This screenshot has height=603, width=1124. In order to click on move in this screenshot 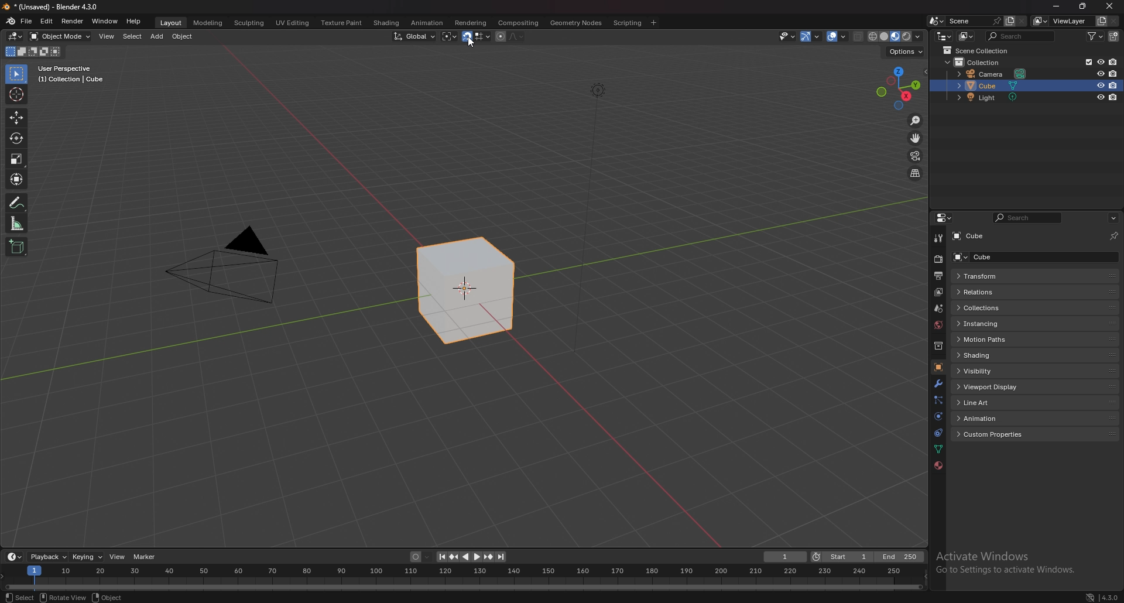, I will do `click(915, 138)`.